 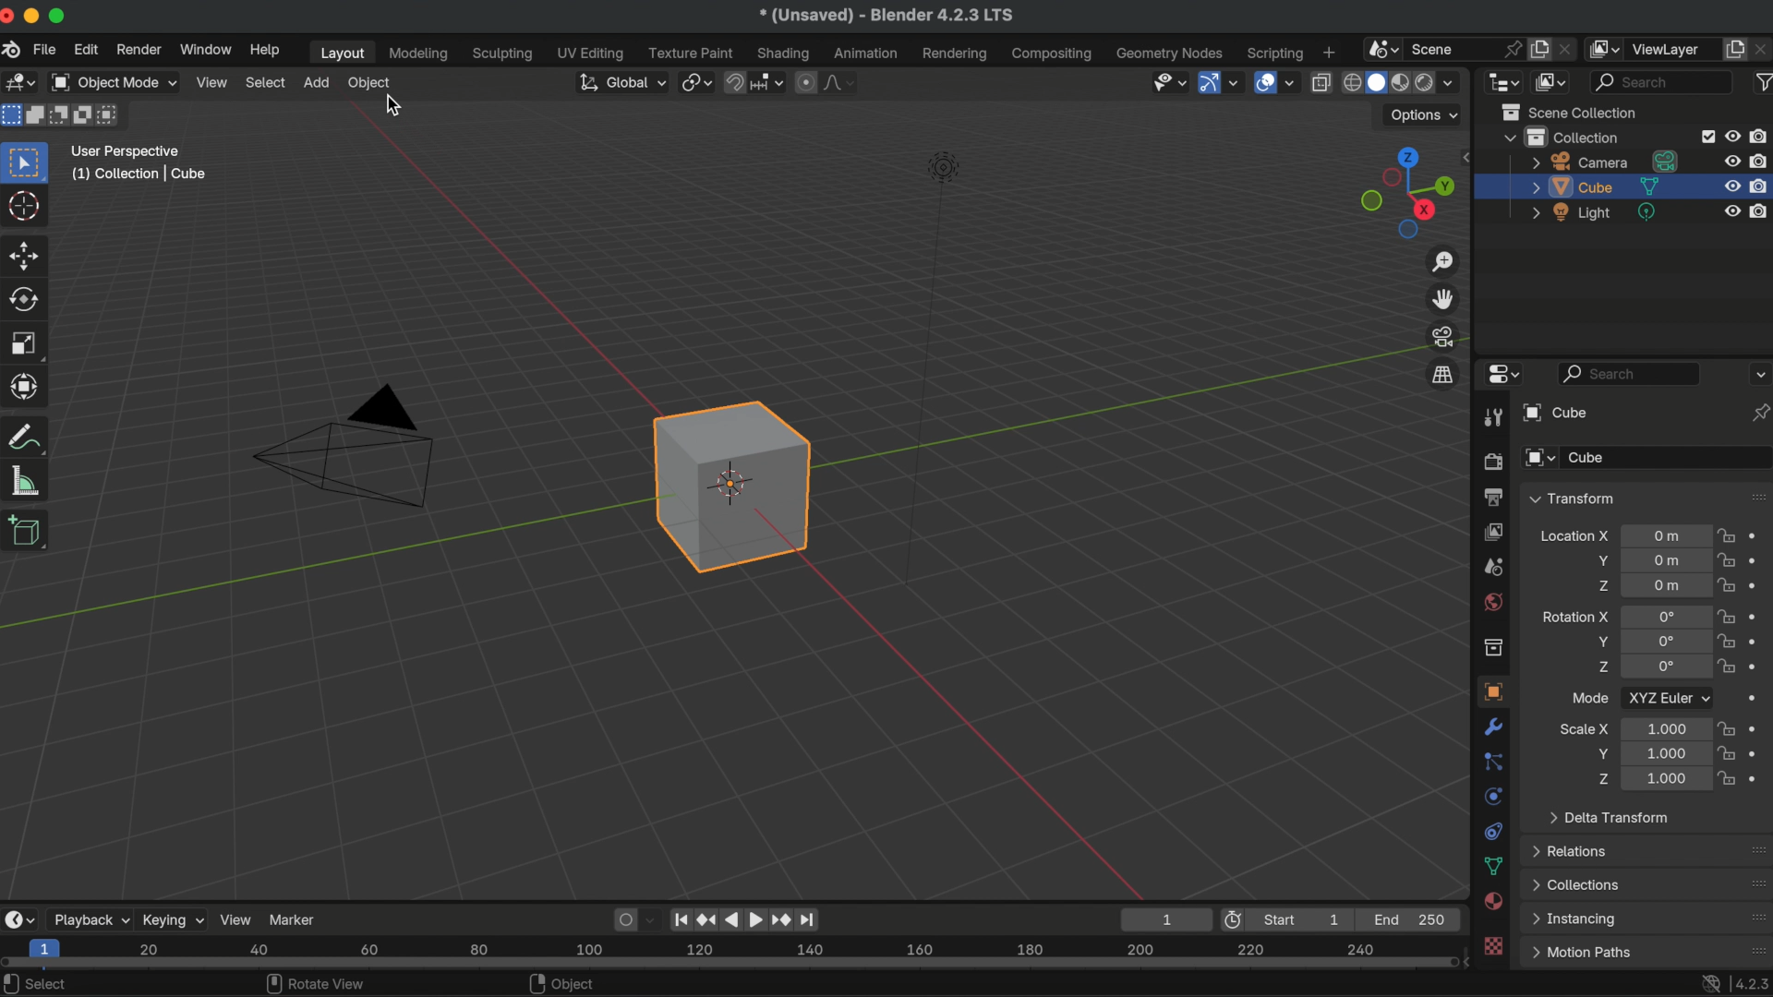 I want to click on new scene, so click(x=1540, y=49).